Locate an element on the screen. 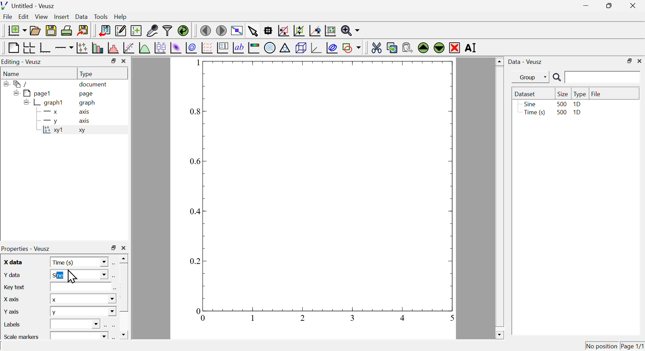 The height and width of the screenshot is (351, 645). filter data is located at coordinates (168, 31).